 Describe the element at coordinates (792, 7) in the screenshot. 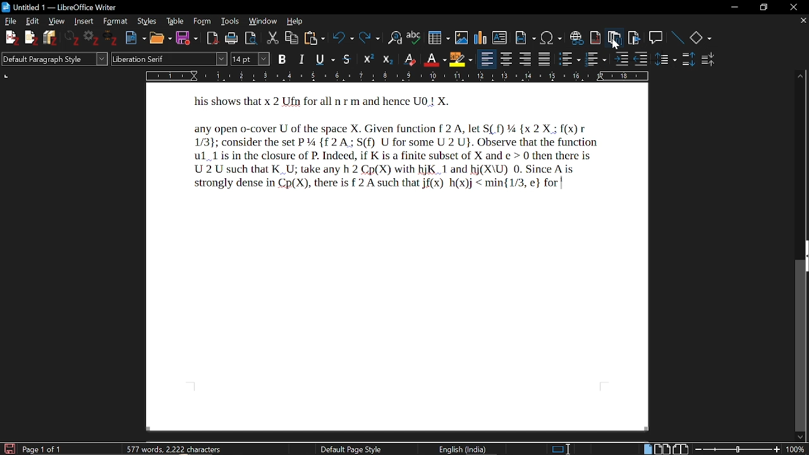

I see `Close` at that location.